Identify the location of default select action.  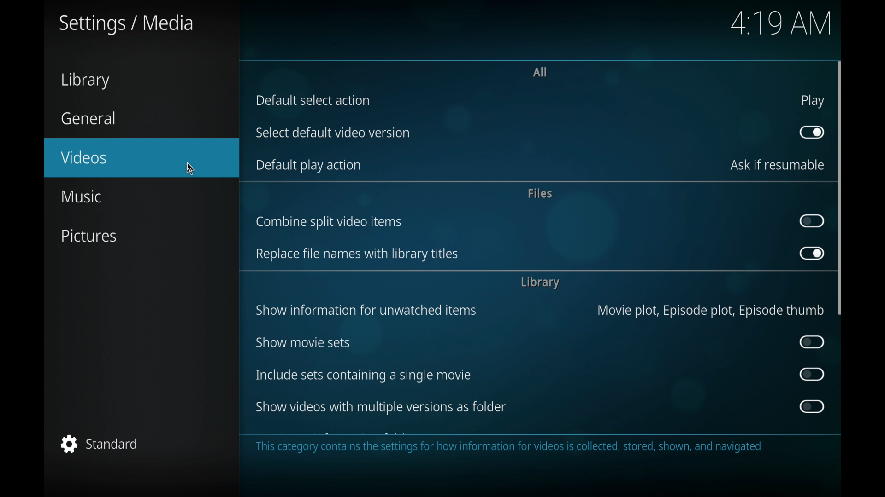
(313, 100).